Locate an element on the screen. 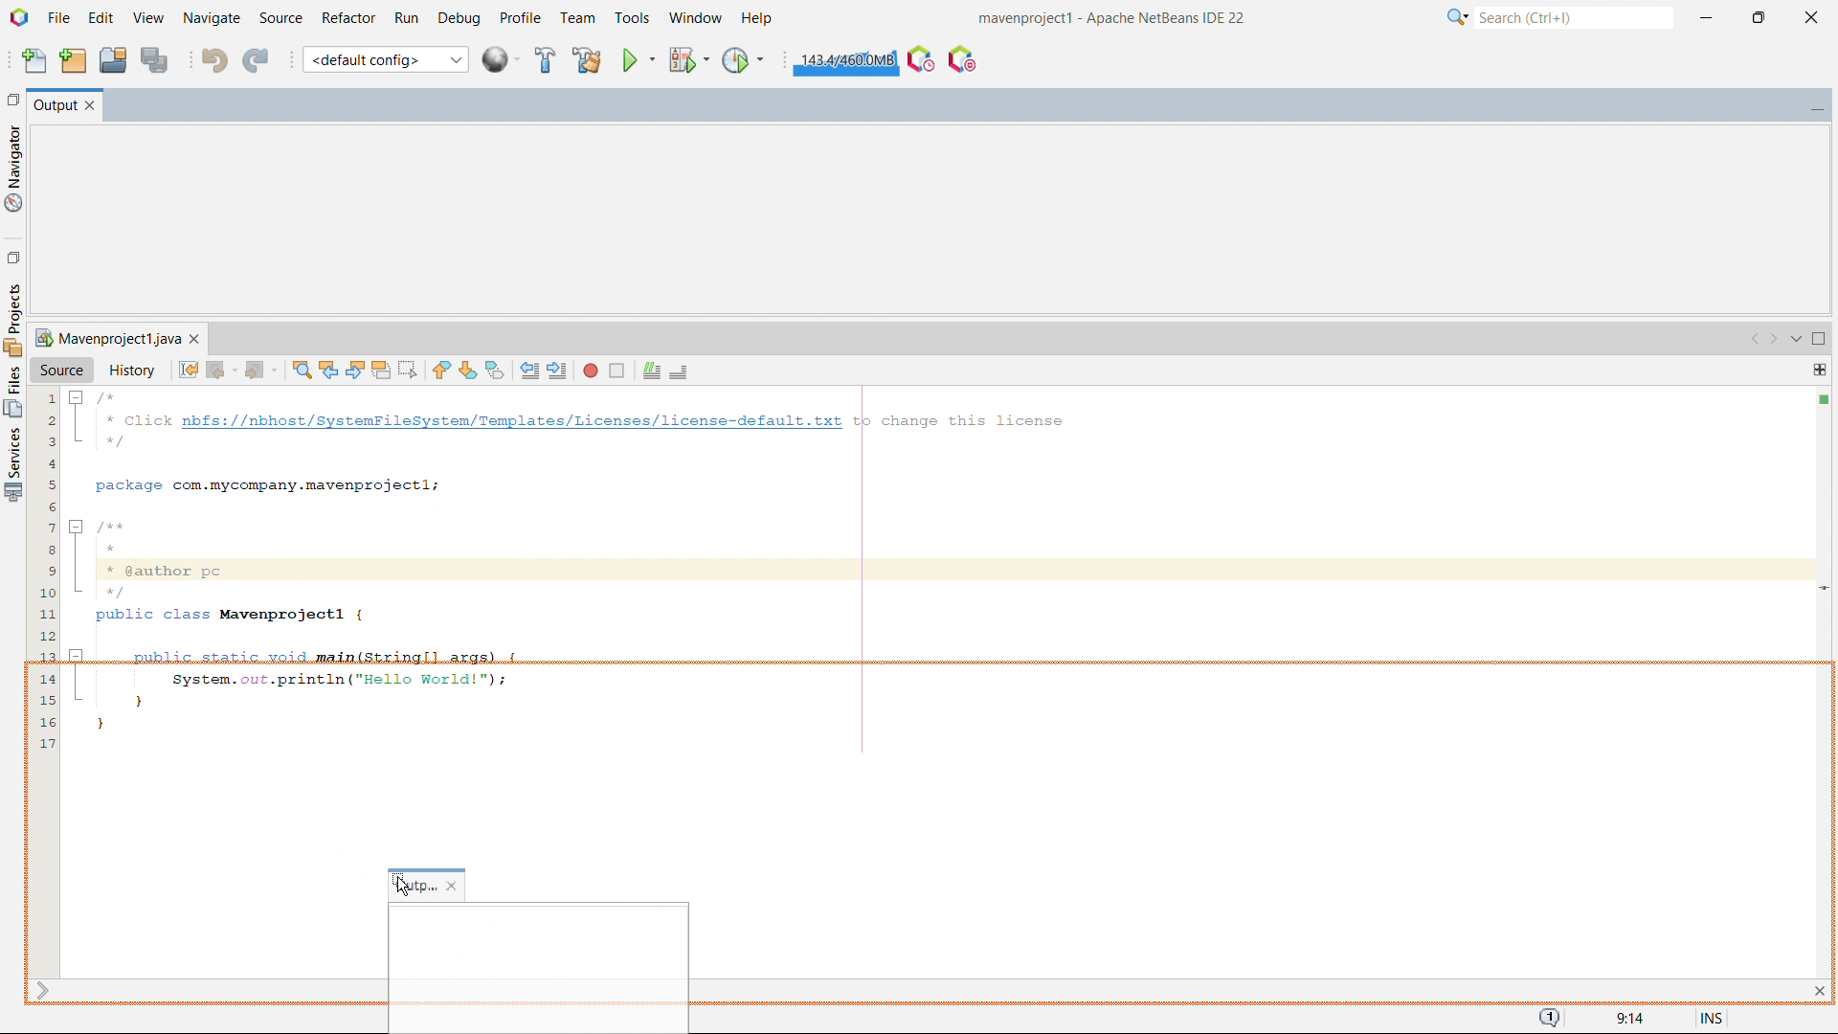 This screenshot has width=1838, height=1034. run is located at coordinates (406, 19).